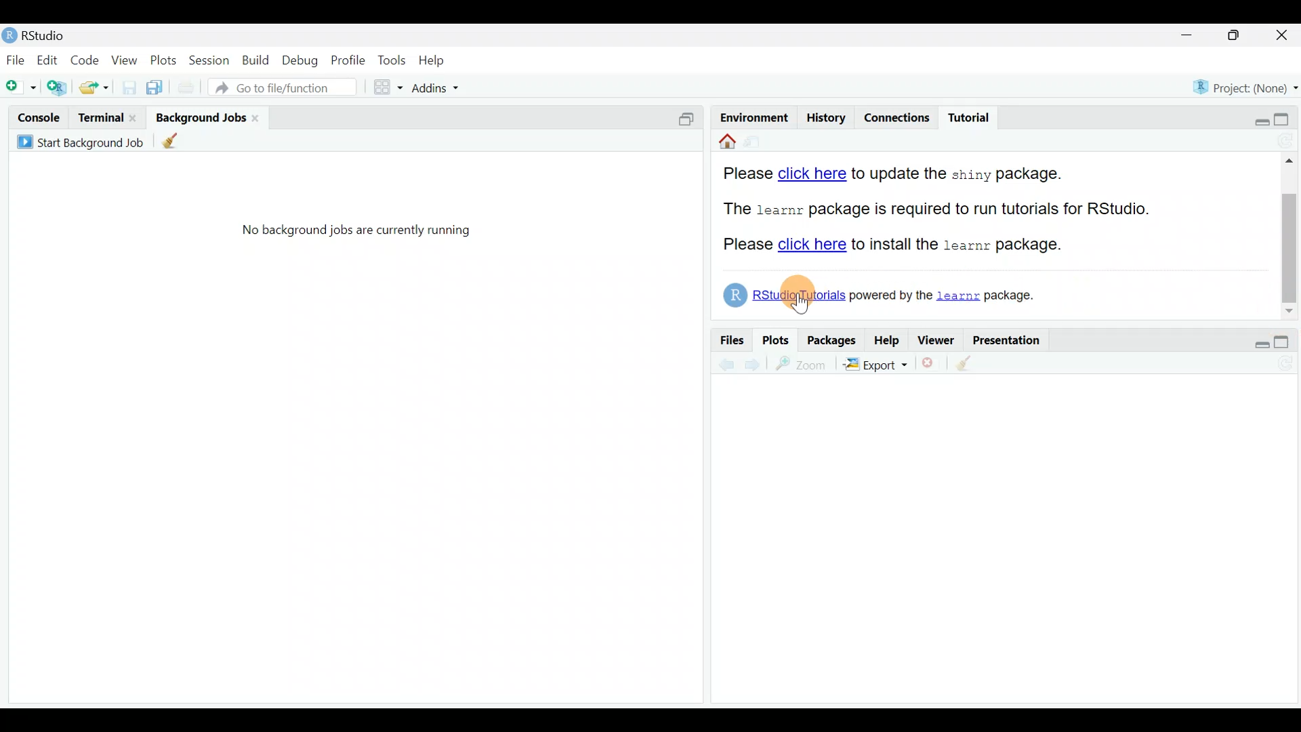  What do you see at coordinates (199, 117) in the screenshot?
I see `Background jobs` at bounding box center [199, 117].